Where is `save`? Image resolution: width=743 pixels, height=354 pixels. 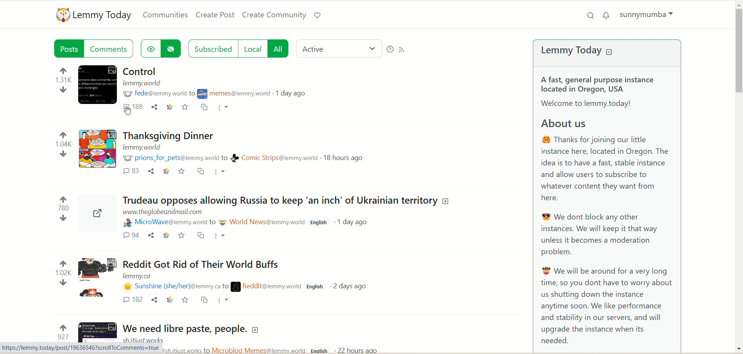
save is located at coordinates (182, 235).